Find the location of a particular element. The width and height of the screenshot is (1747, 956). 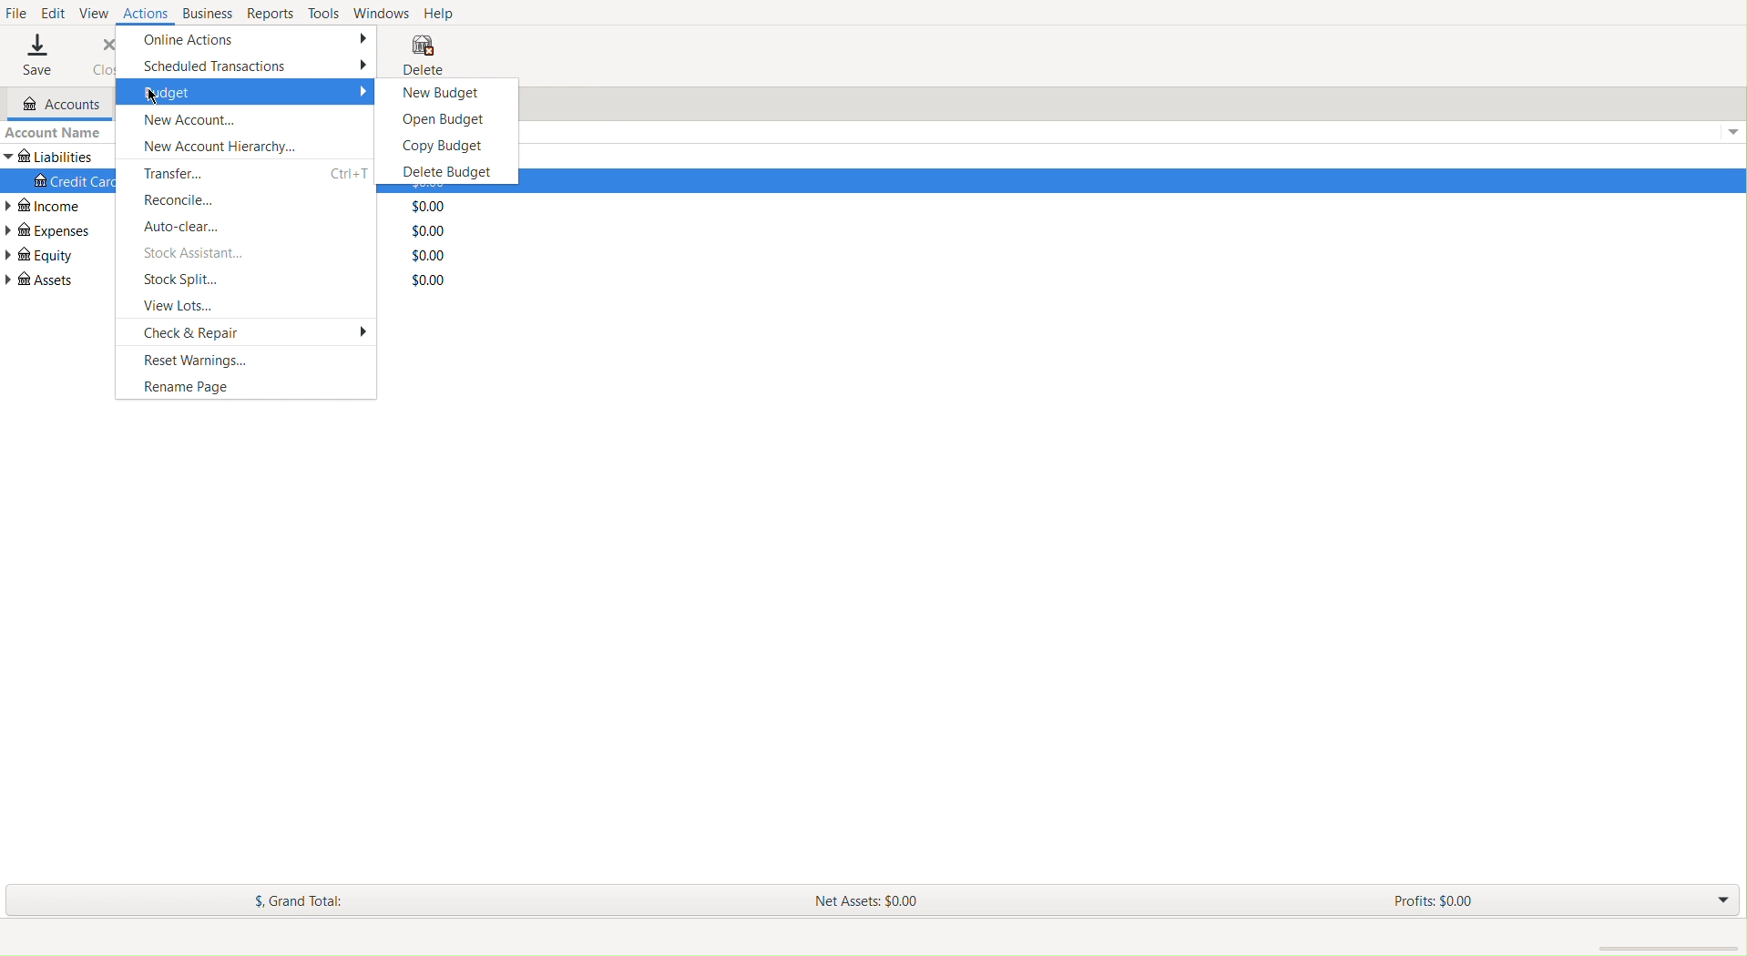

New Budget is located at coordinates (435, 91).